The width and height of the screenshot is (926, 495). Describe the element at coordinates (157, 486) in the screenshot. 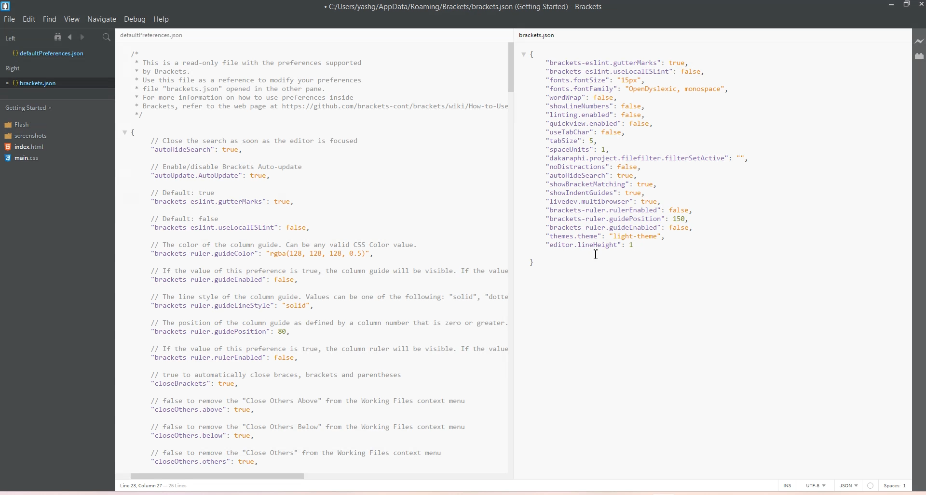

I see `Line 23, Column 27 - 25 Lines` at that location.